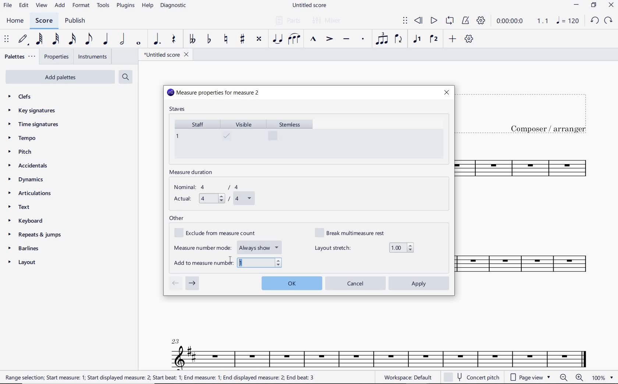 The image size is (618, 384). Describe the element at coordinates (7, 40) in the screenshot. I see `SELECET TO MOVE` at that location.